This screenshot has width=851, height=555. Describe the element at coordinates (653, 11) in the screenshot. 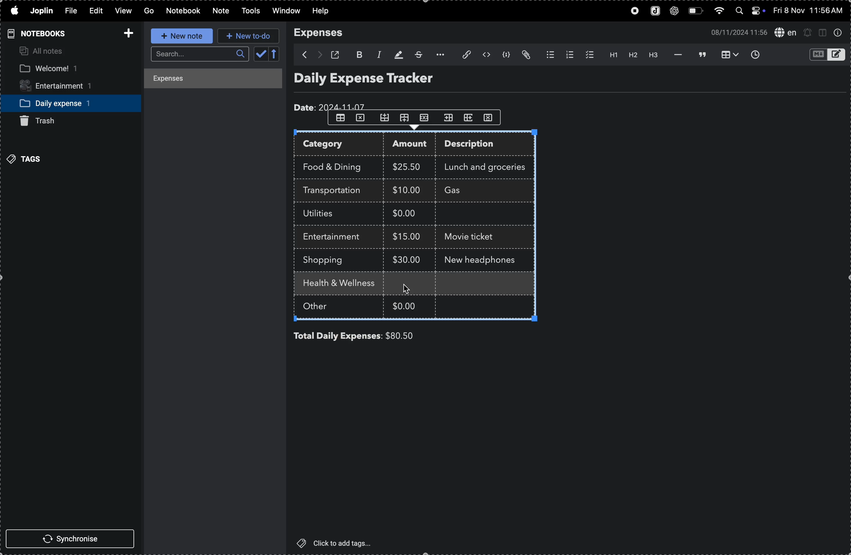

I see `joplin` at that location.